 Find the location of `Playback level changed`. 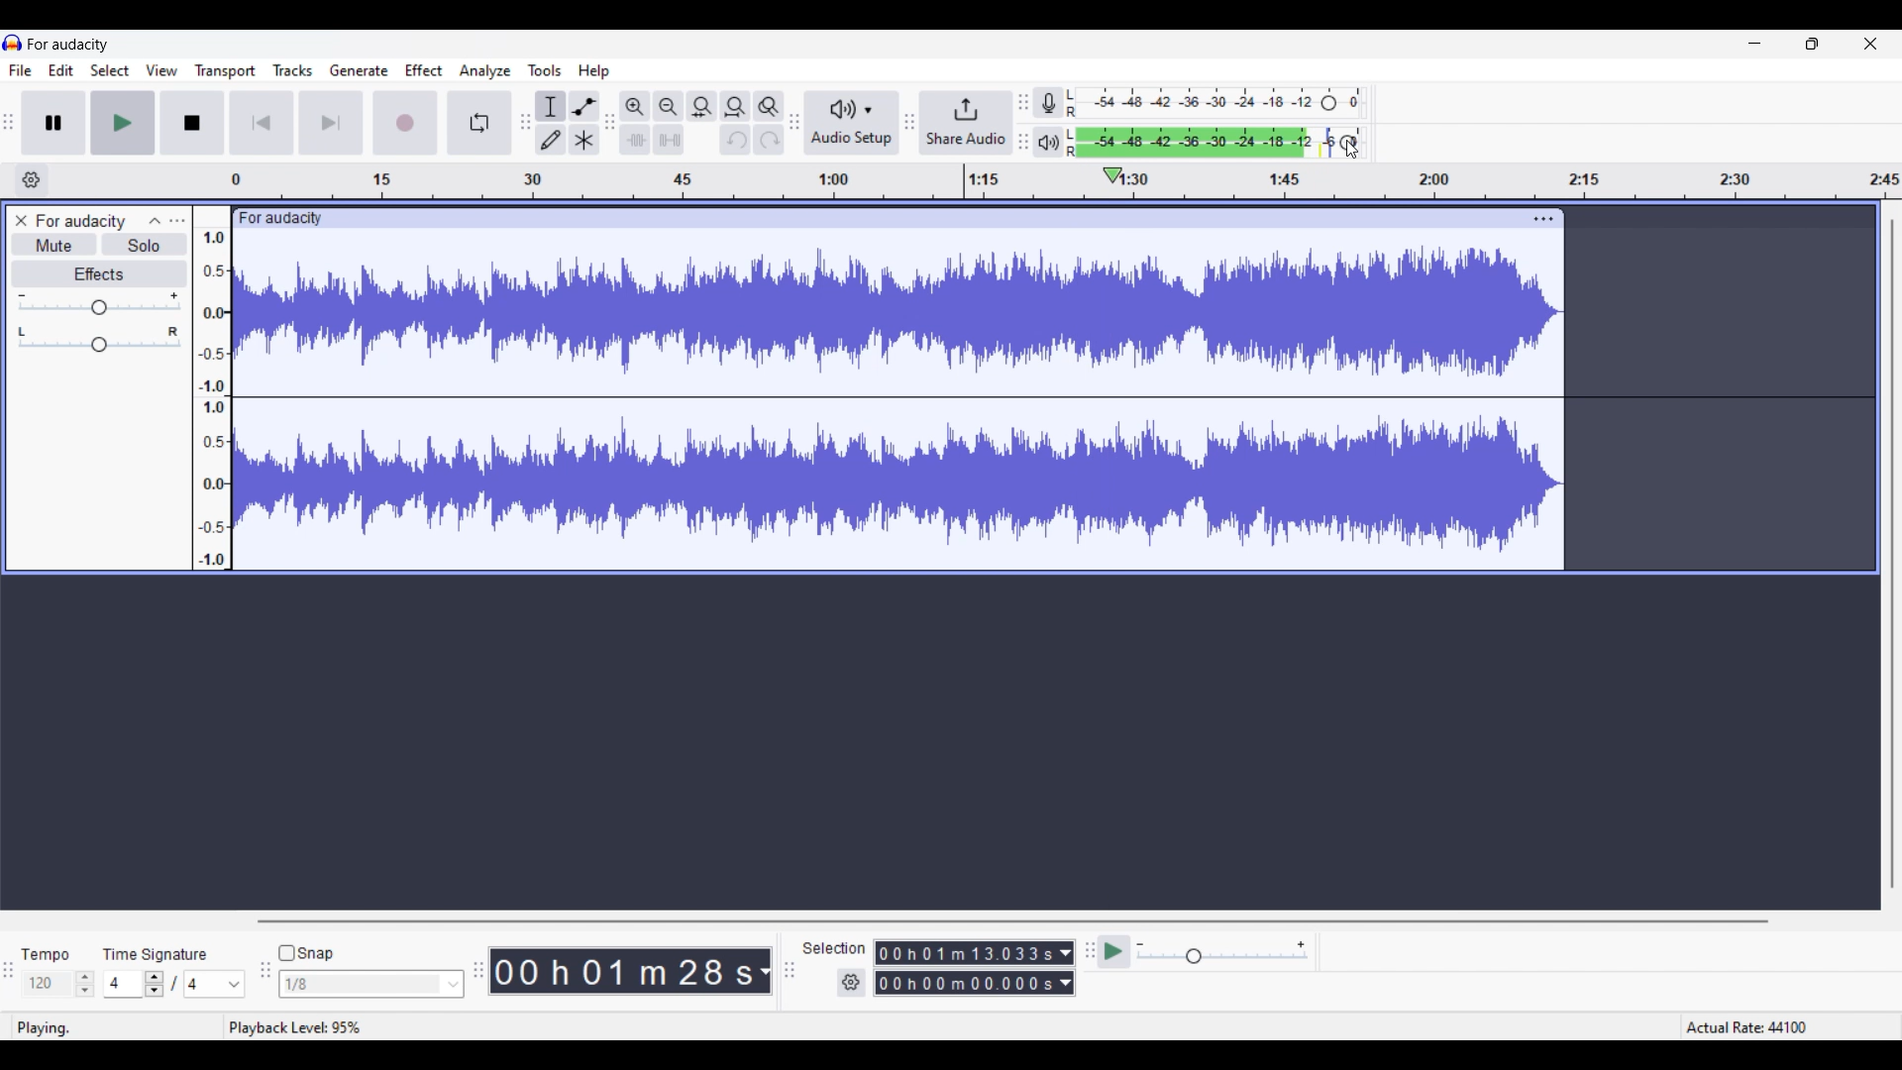

Playback level changed is located at coordinates (1221, 142).